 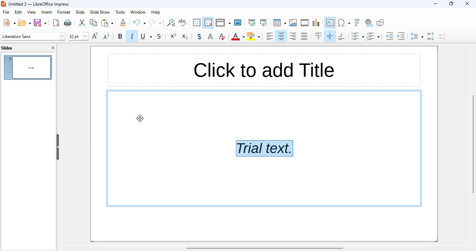 What do you see at coordinates (57, 23) in the screenshot?
I see `export directly as PDF` at bounding box center [57, 23].